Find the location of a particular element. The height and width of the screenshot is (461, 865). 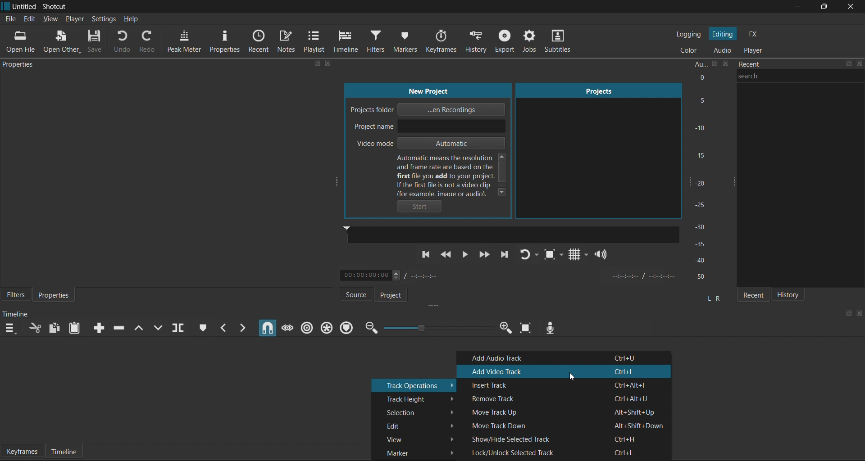

Move Track Down is located at coordinates (567, 424).